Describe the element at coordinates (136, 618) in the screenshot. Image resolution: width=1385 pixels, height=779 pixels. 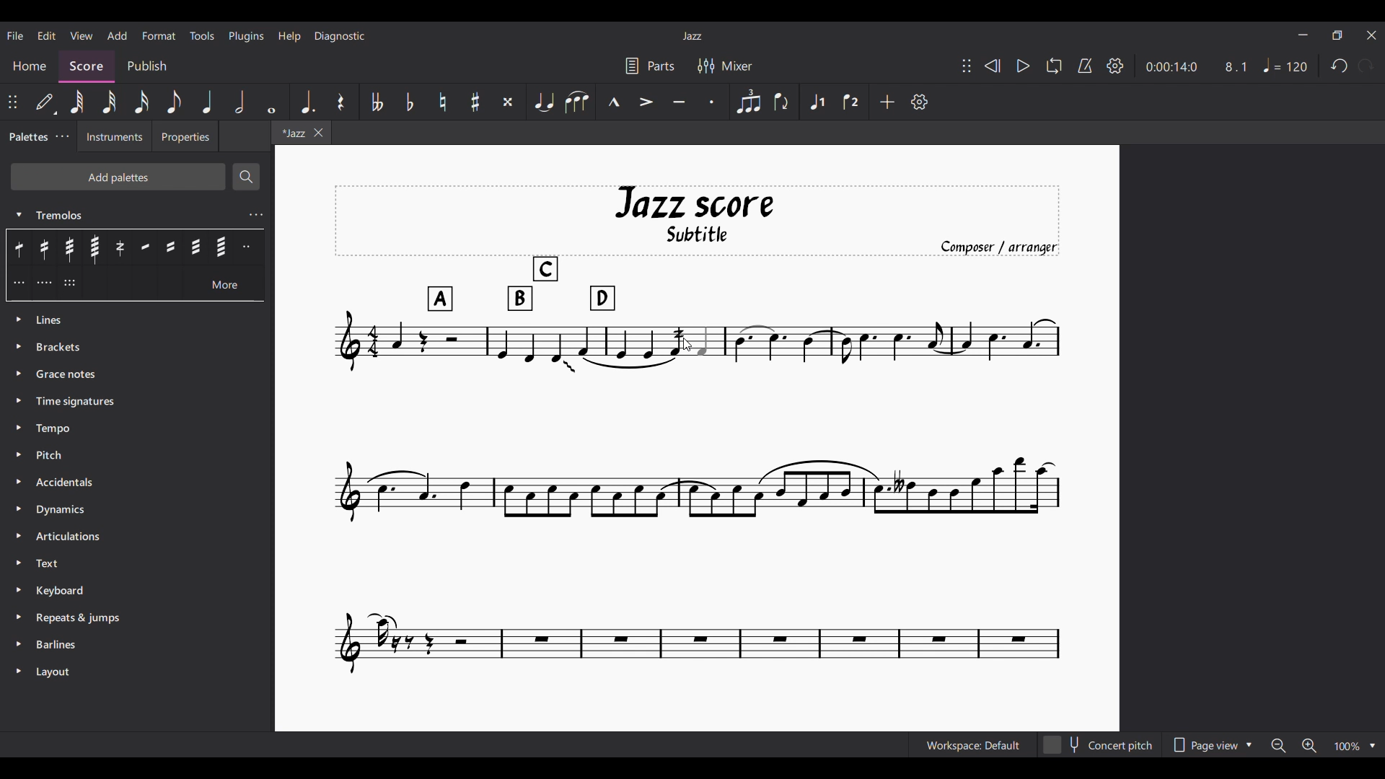
I see `Repeats and jumps` at that location.